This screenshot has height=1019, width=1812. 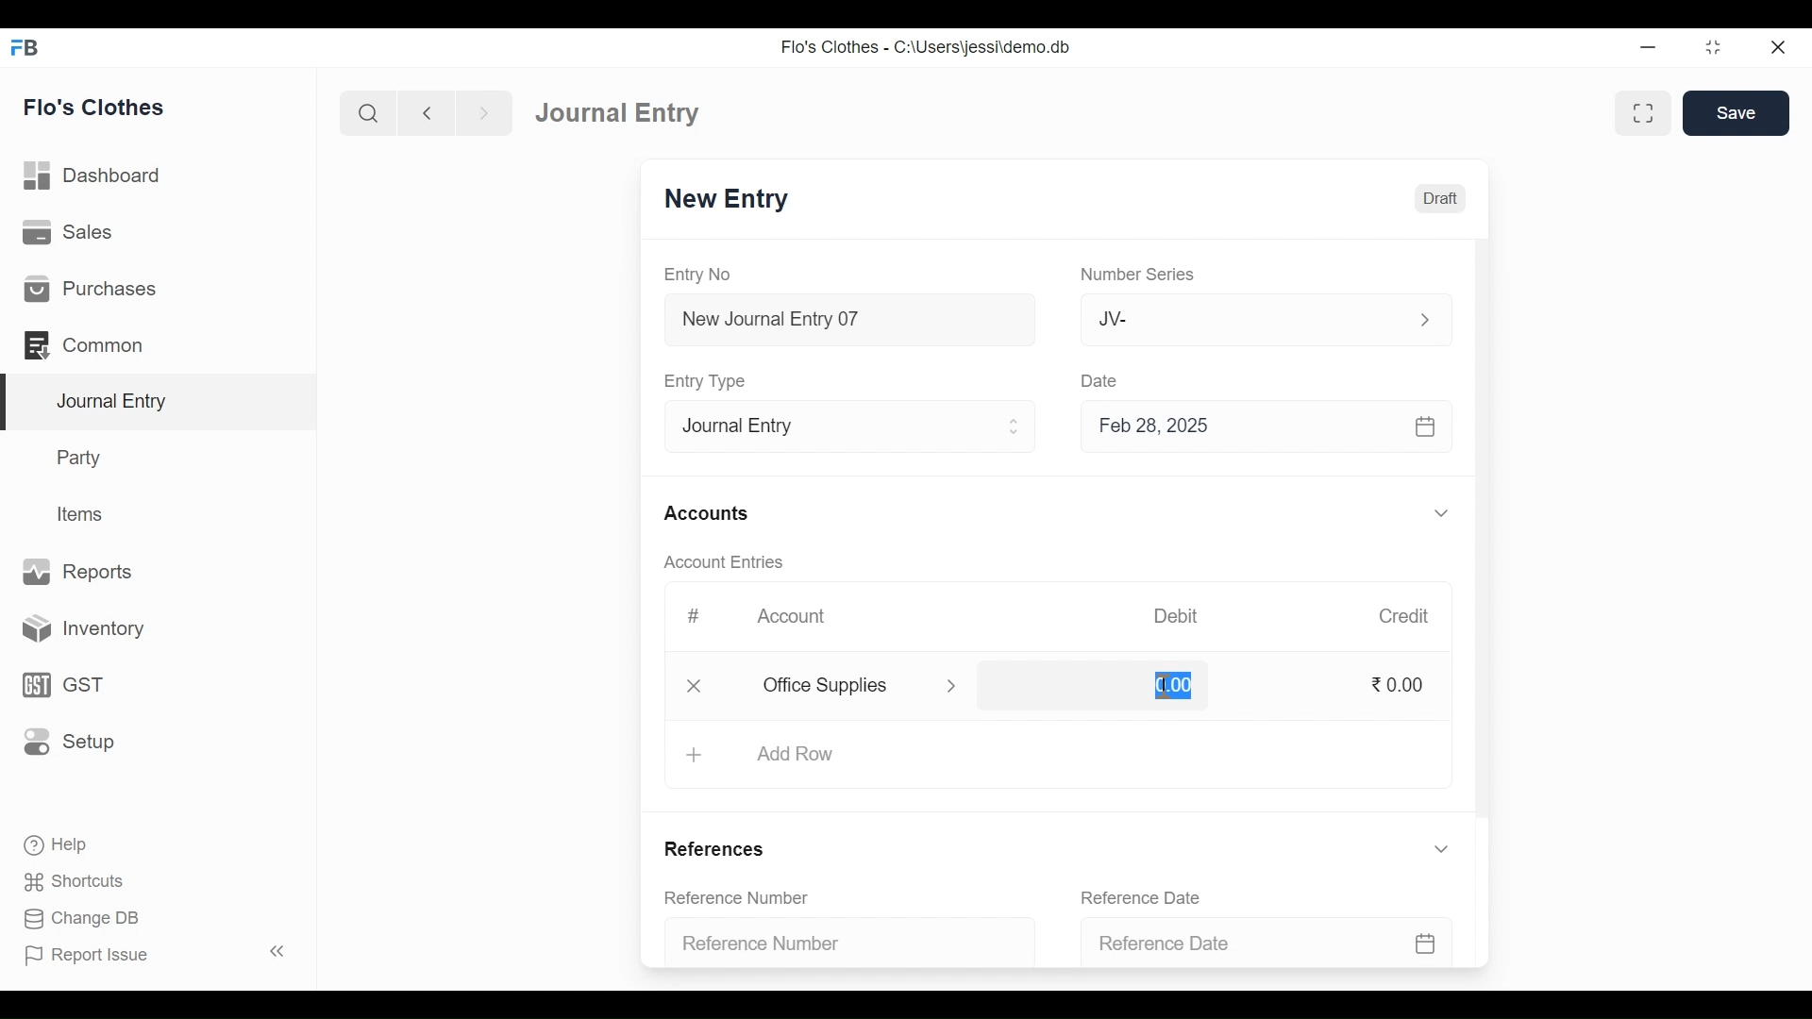 What do you see at coordinates (1401, 685) in the screenshot?
I see `0.00` at bounding box center [1401, 685].